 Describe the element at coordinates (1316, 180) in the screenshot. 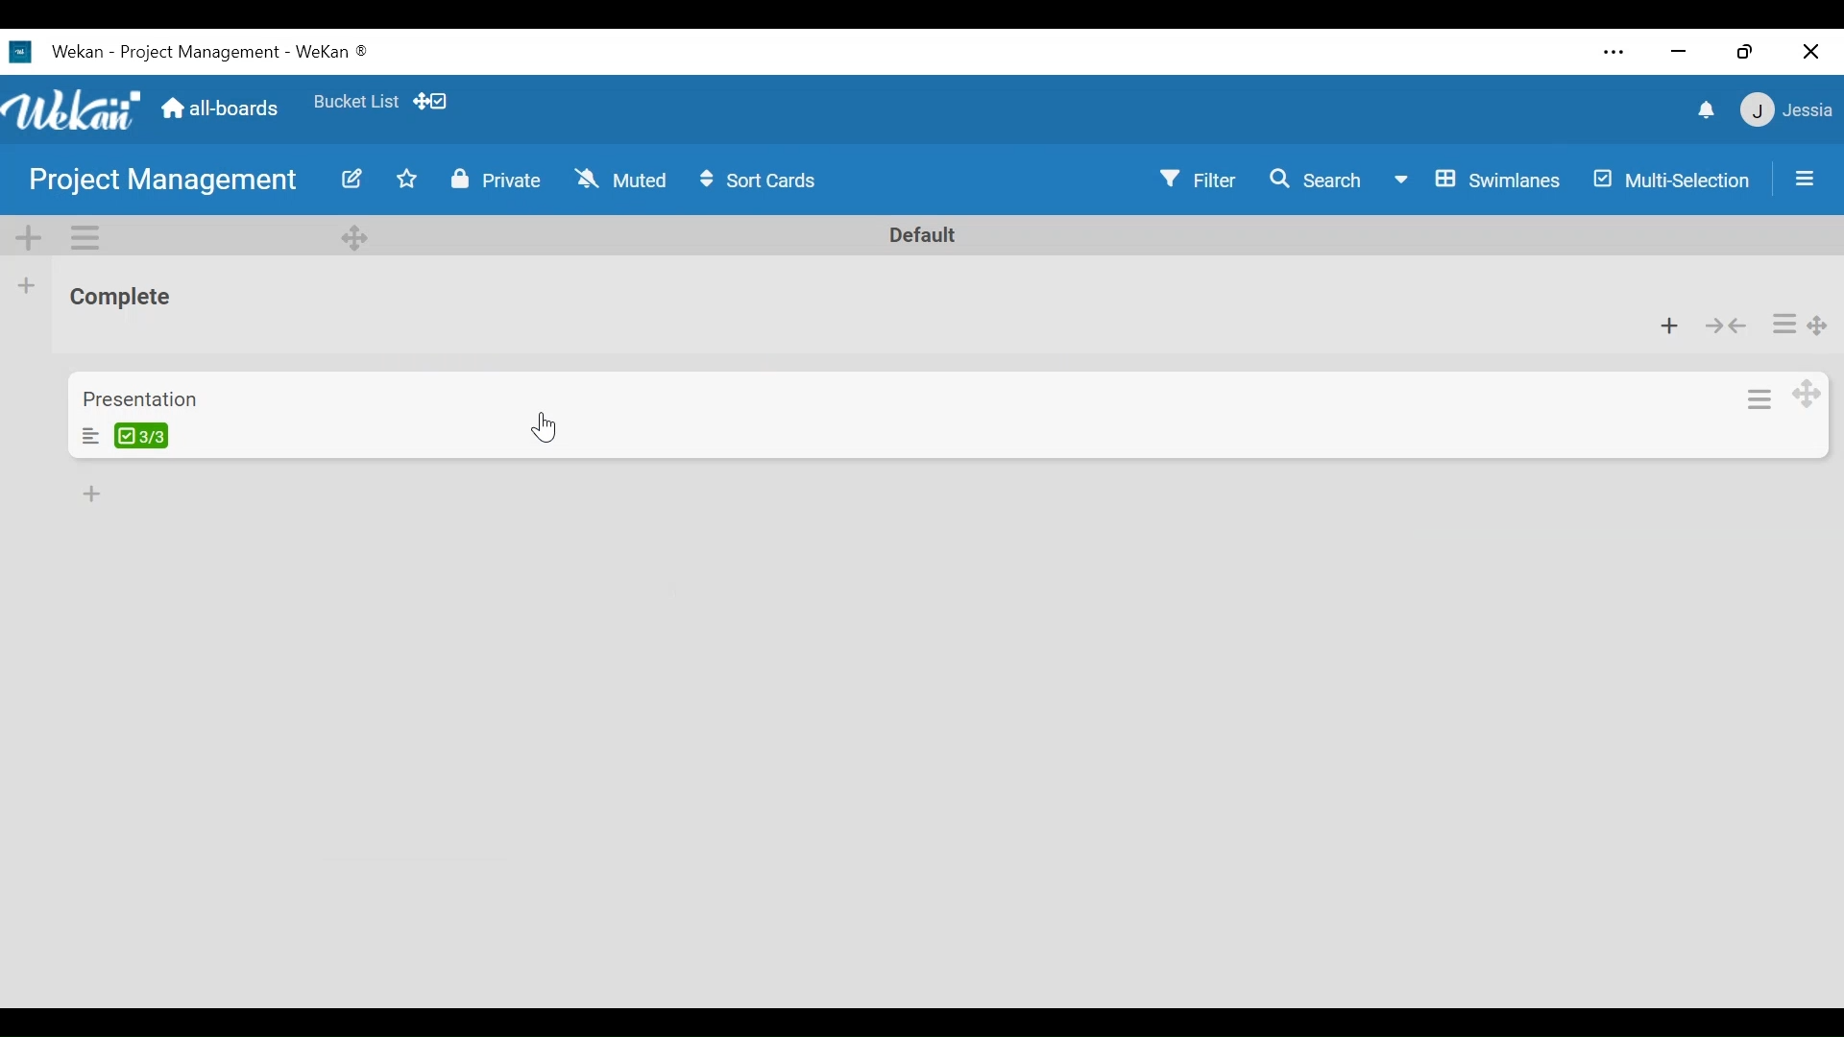

I see `Search` at that location.